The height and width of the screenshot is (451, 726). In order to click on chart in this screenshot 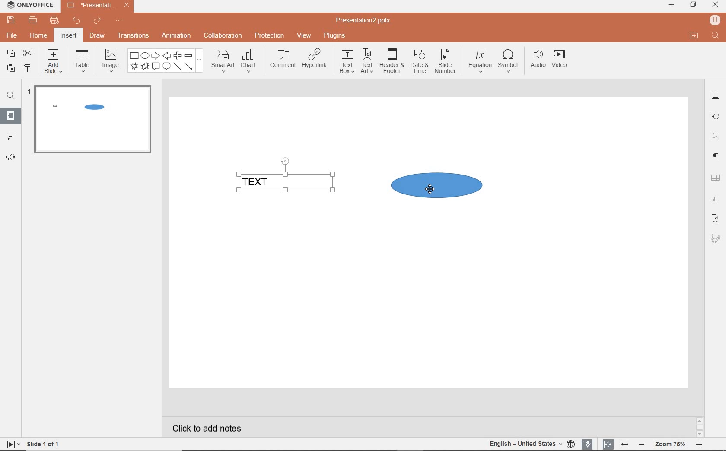, I will do `click(250, 60)`.